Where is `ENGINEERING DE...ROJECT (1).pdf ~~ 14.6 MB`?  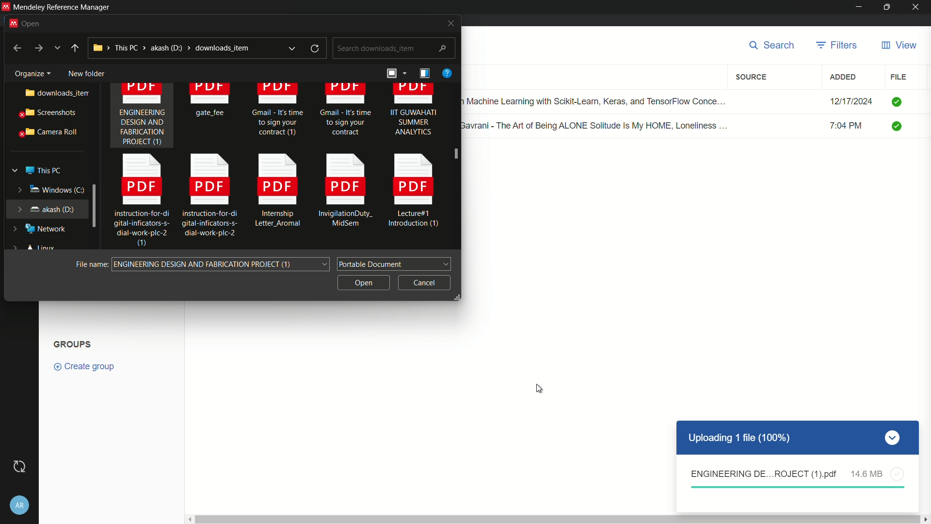
ENGINEERING DE...ROJECT (1).pdf ~~ 14.6 MB is located at coordinates (797, 478).